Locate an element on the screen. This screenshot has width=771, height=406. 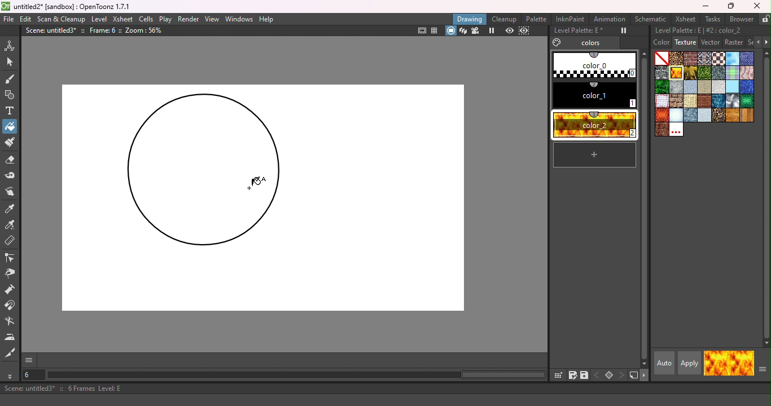
View is located at coordinates (212, 19).